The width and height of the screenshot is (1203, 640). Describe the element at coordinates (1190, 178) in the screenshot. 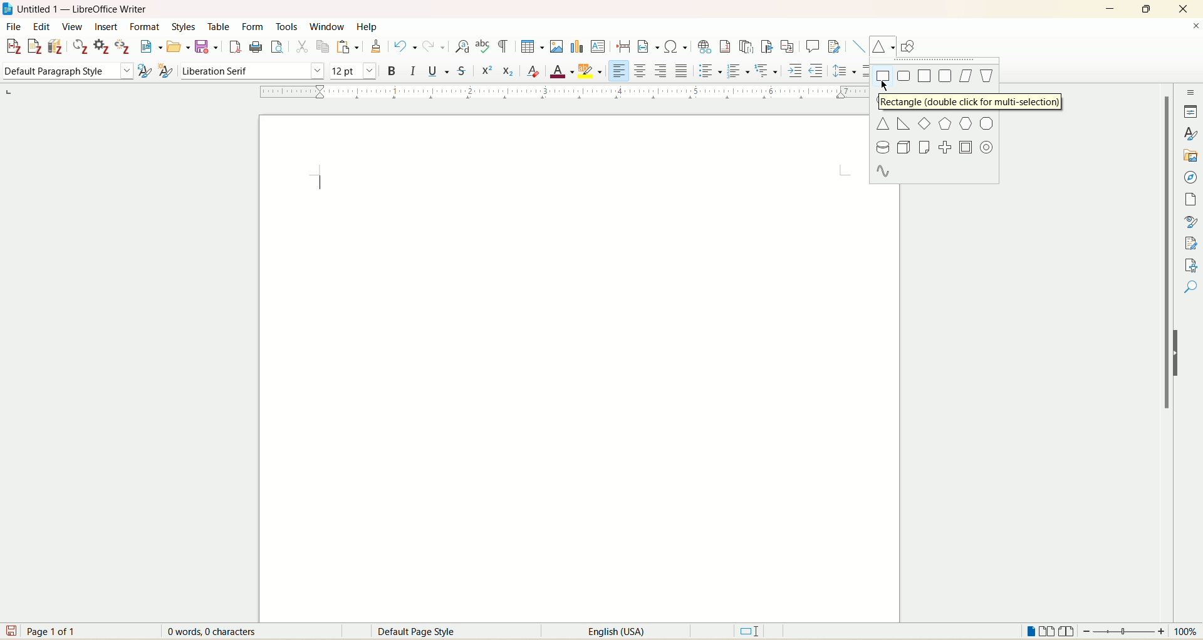

I see `navigator` at that location.